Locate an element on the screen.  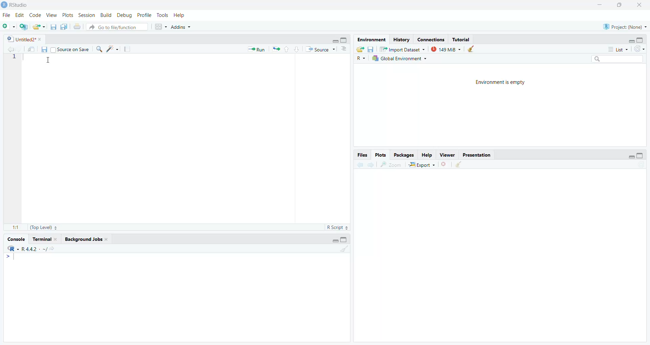
Go back to the previous source location (Ctrl + F9) is located at coordinates (359, 165).